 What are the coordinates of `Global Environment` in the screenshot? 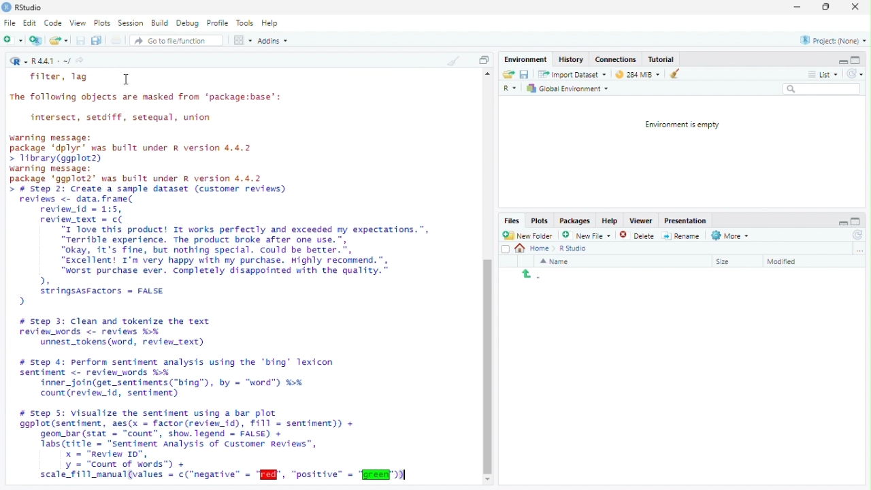 It's located at (568, 88).